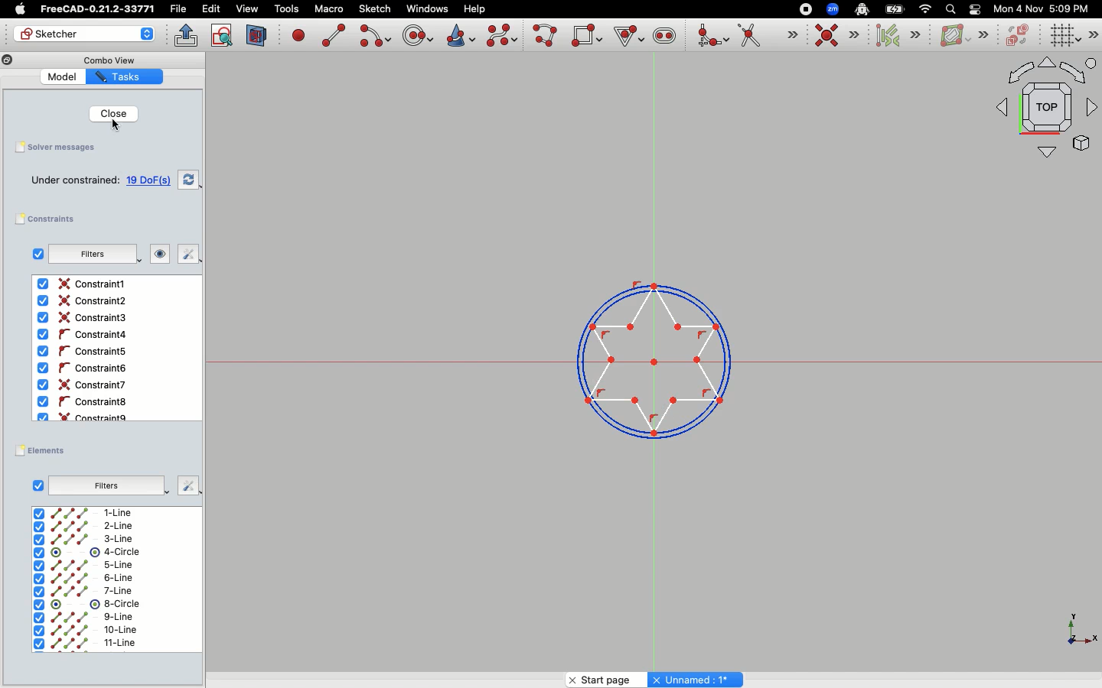 The height and width of the screenshot is (688, 1102). I want to click on File, so click(180, 9).